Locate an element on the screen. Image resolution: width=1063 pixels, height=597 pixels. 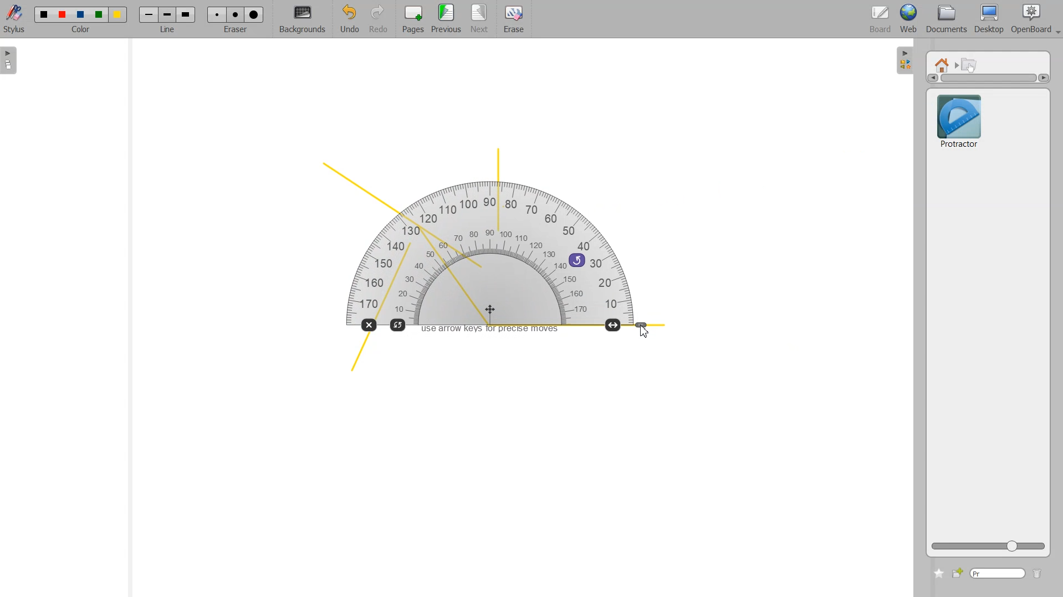
Interactive is located at coordinates (970, 64).